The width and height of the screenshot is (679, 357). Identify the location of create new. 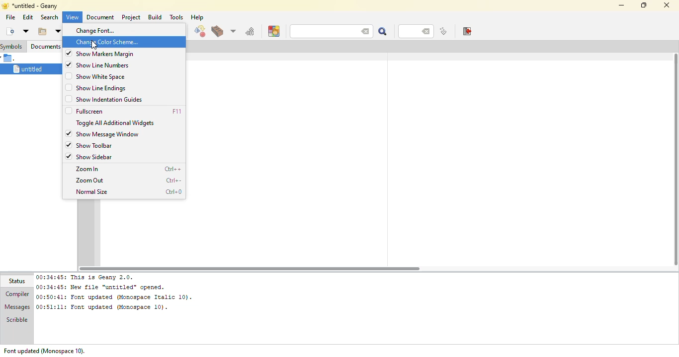
(9, 31).